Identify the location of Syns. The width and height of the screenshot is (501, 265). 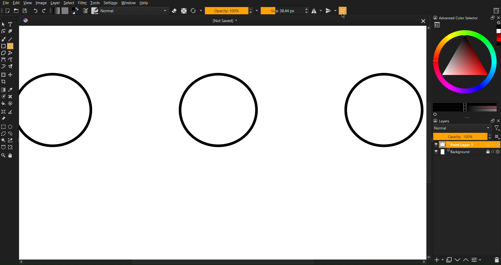
(436, 114).